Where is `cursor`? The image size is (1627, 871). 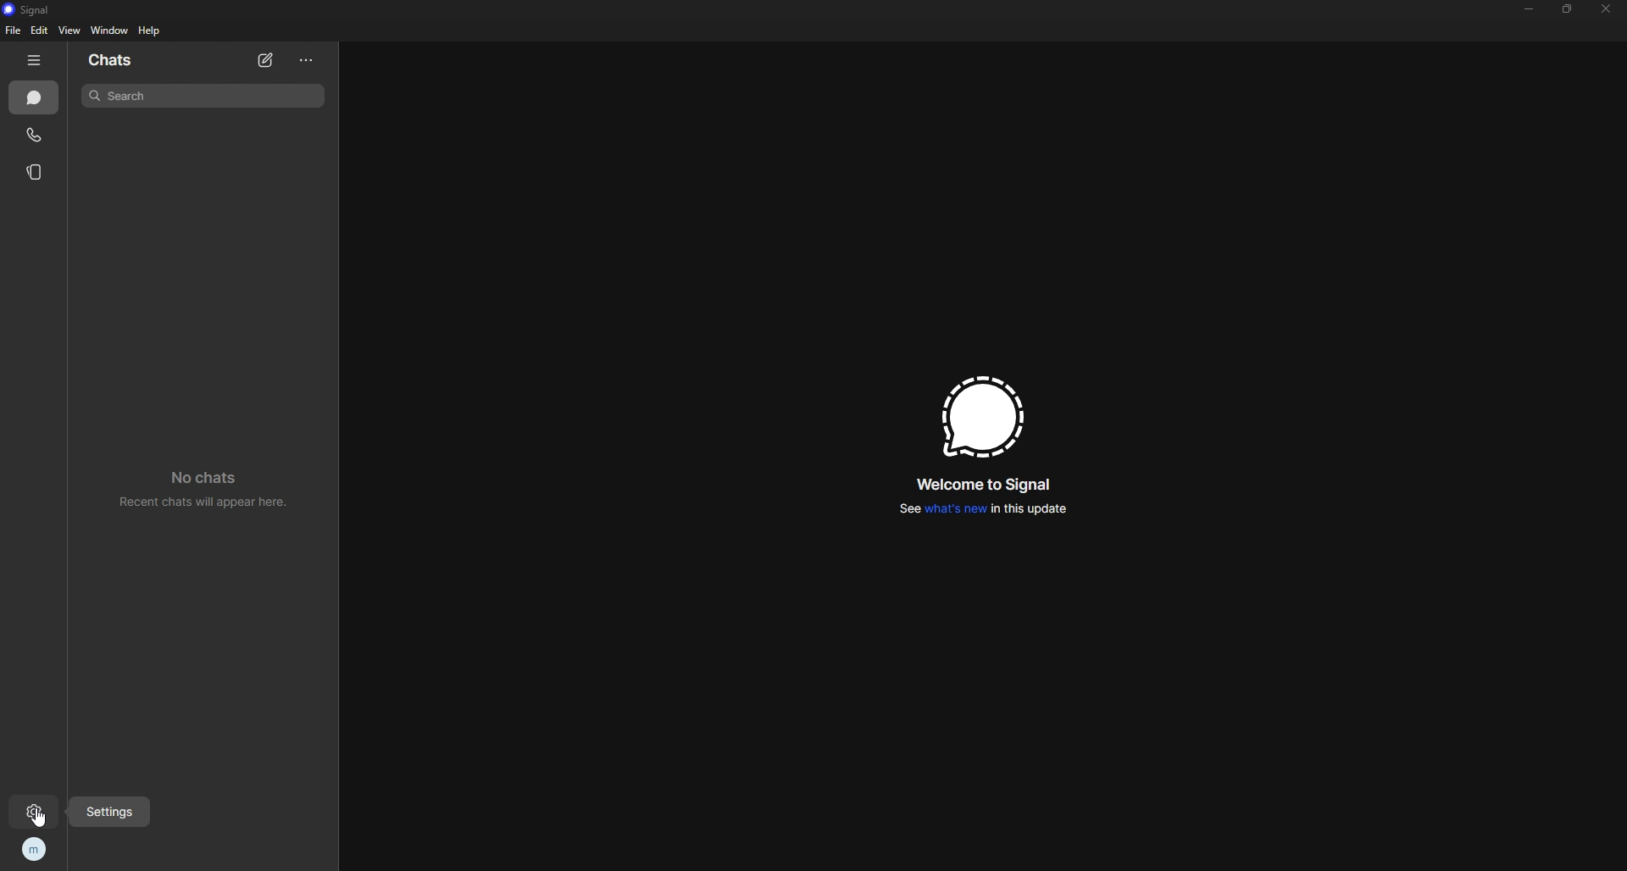
cursor is located at coordinates (42, 818).